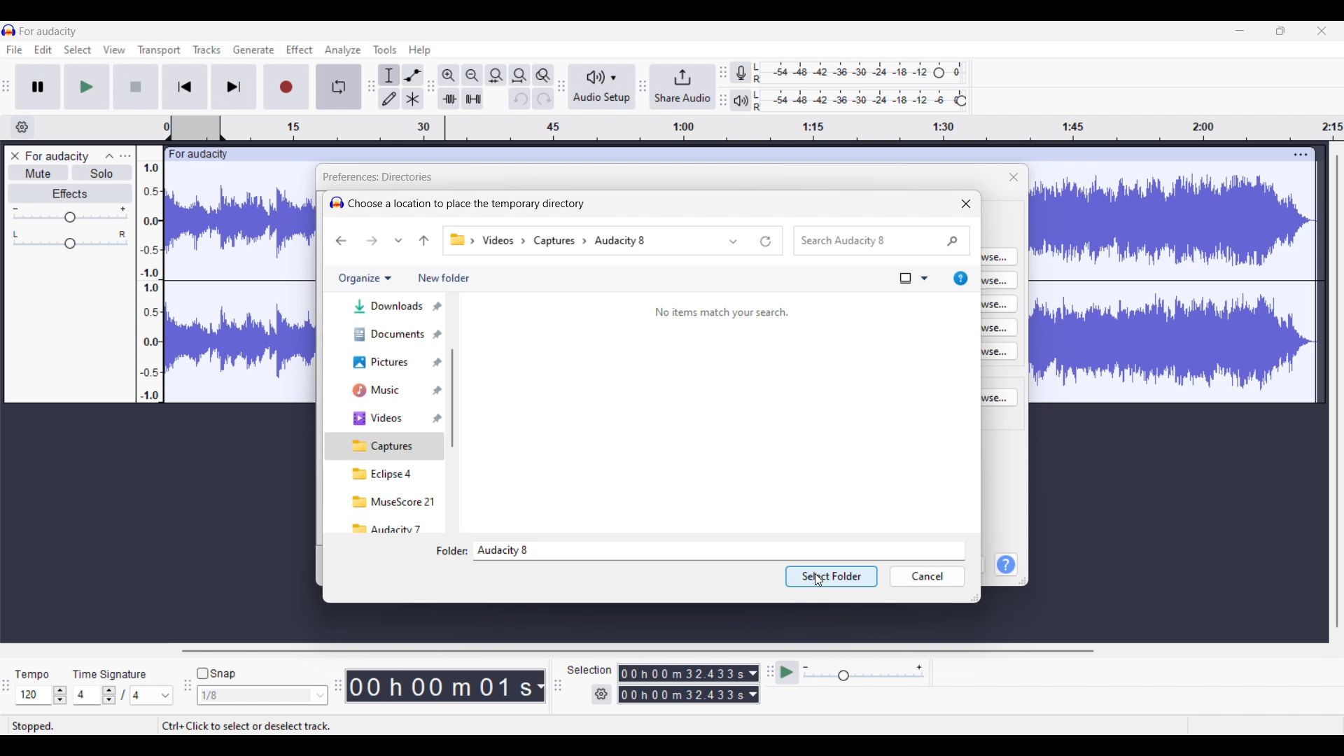  What do you see at coordinates (9, 30) in the screenshot?
I see `Software logo` at bounding box center [9, 30].